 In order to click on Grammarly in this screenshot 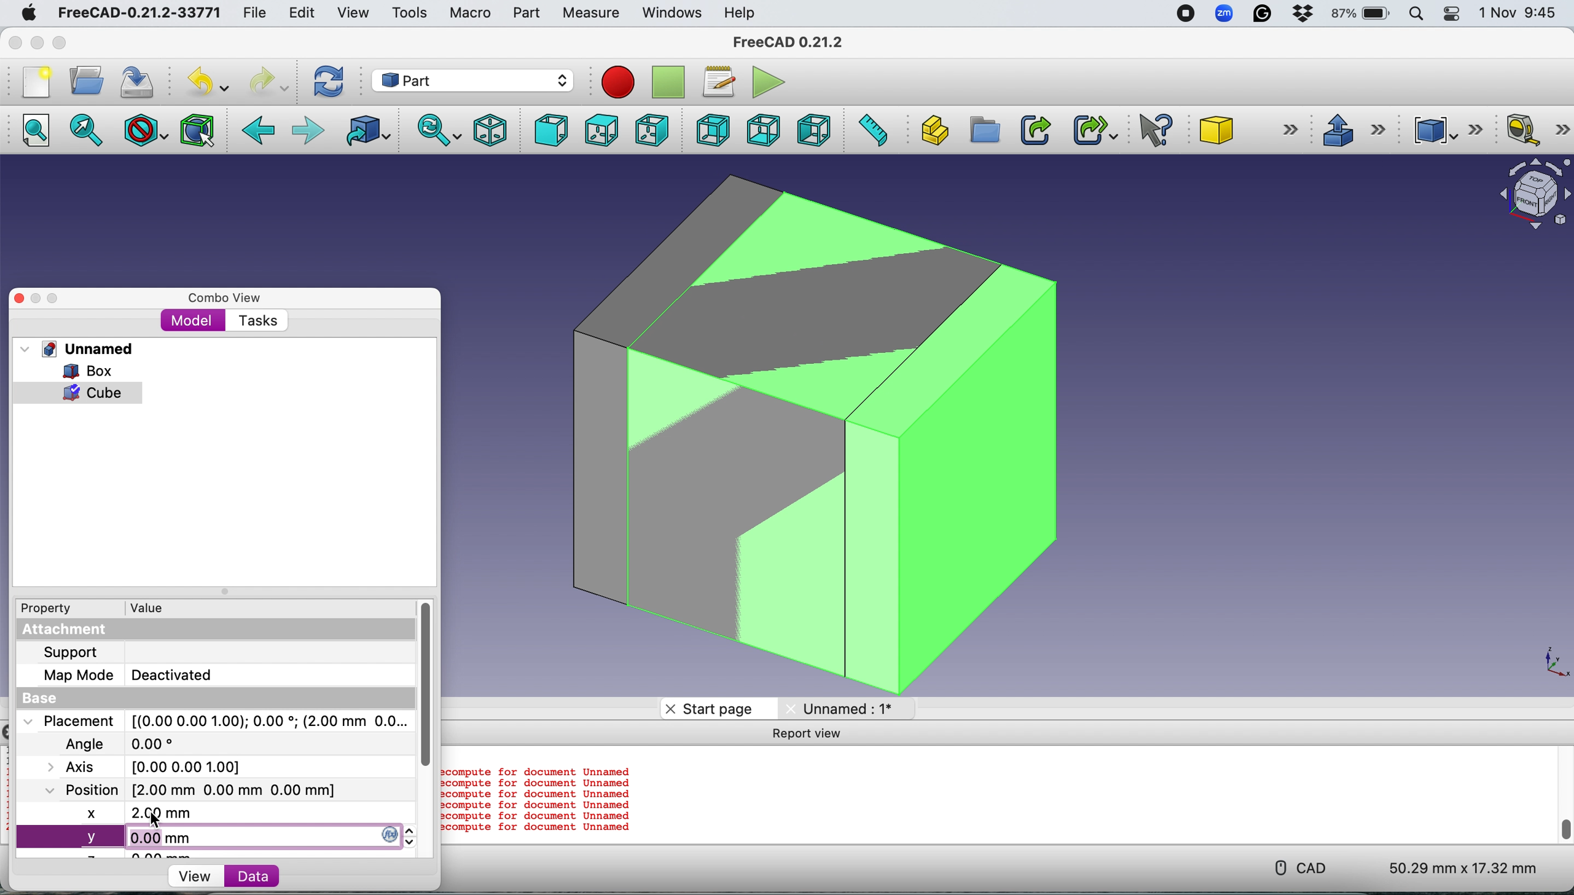, I will do `click(1264, 14)`.